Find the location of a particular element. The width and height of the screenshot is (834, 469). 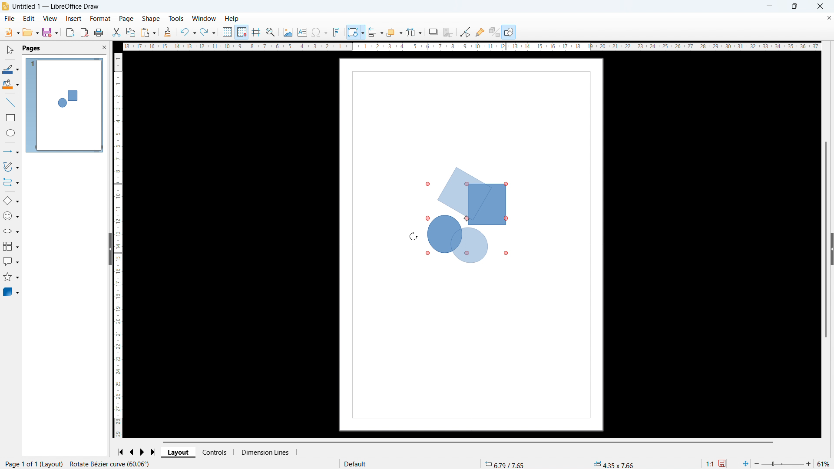

Google extrusion  is located at coordinates (494, 32).